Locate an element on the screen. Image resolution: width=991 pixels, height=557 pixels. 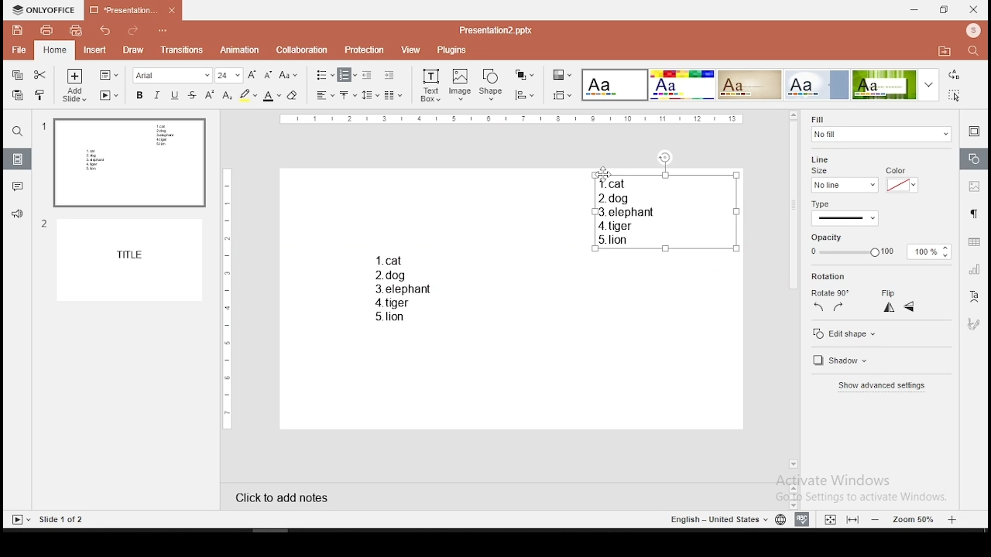
flip vertical is located at coordinates (888, 308).